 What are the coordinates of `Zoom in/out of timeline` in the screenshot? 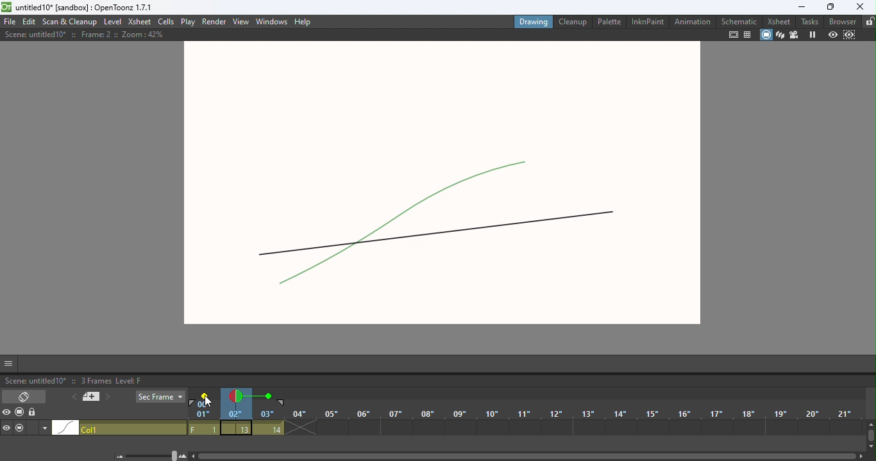 It's located at (153, 455).